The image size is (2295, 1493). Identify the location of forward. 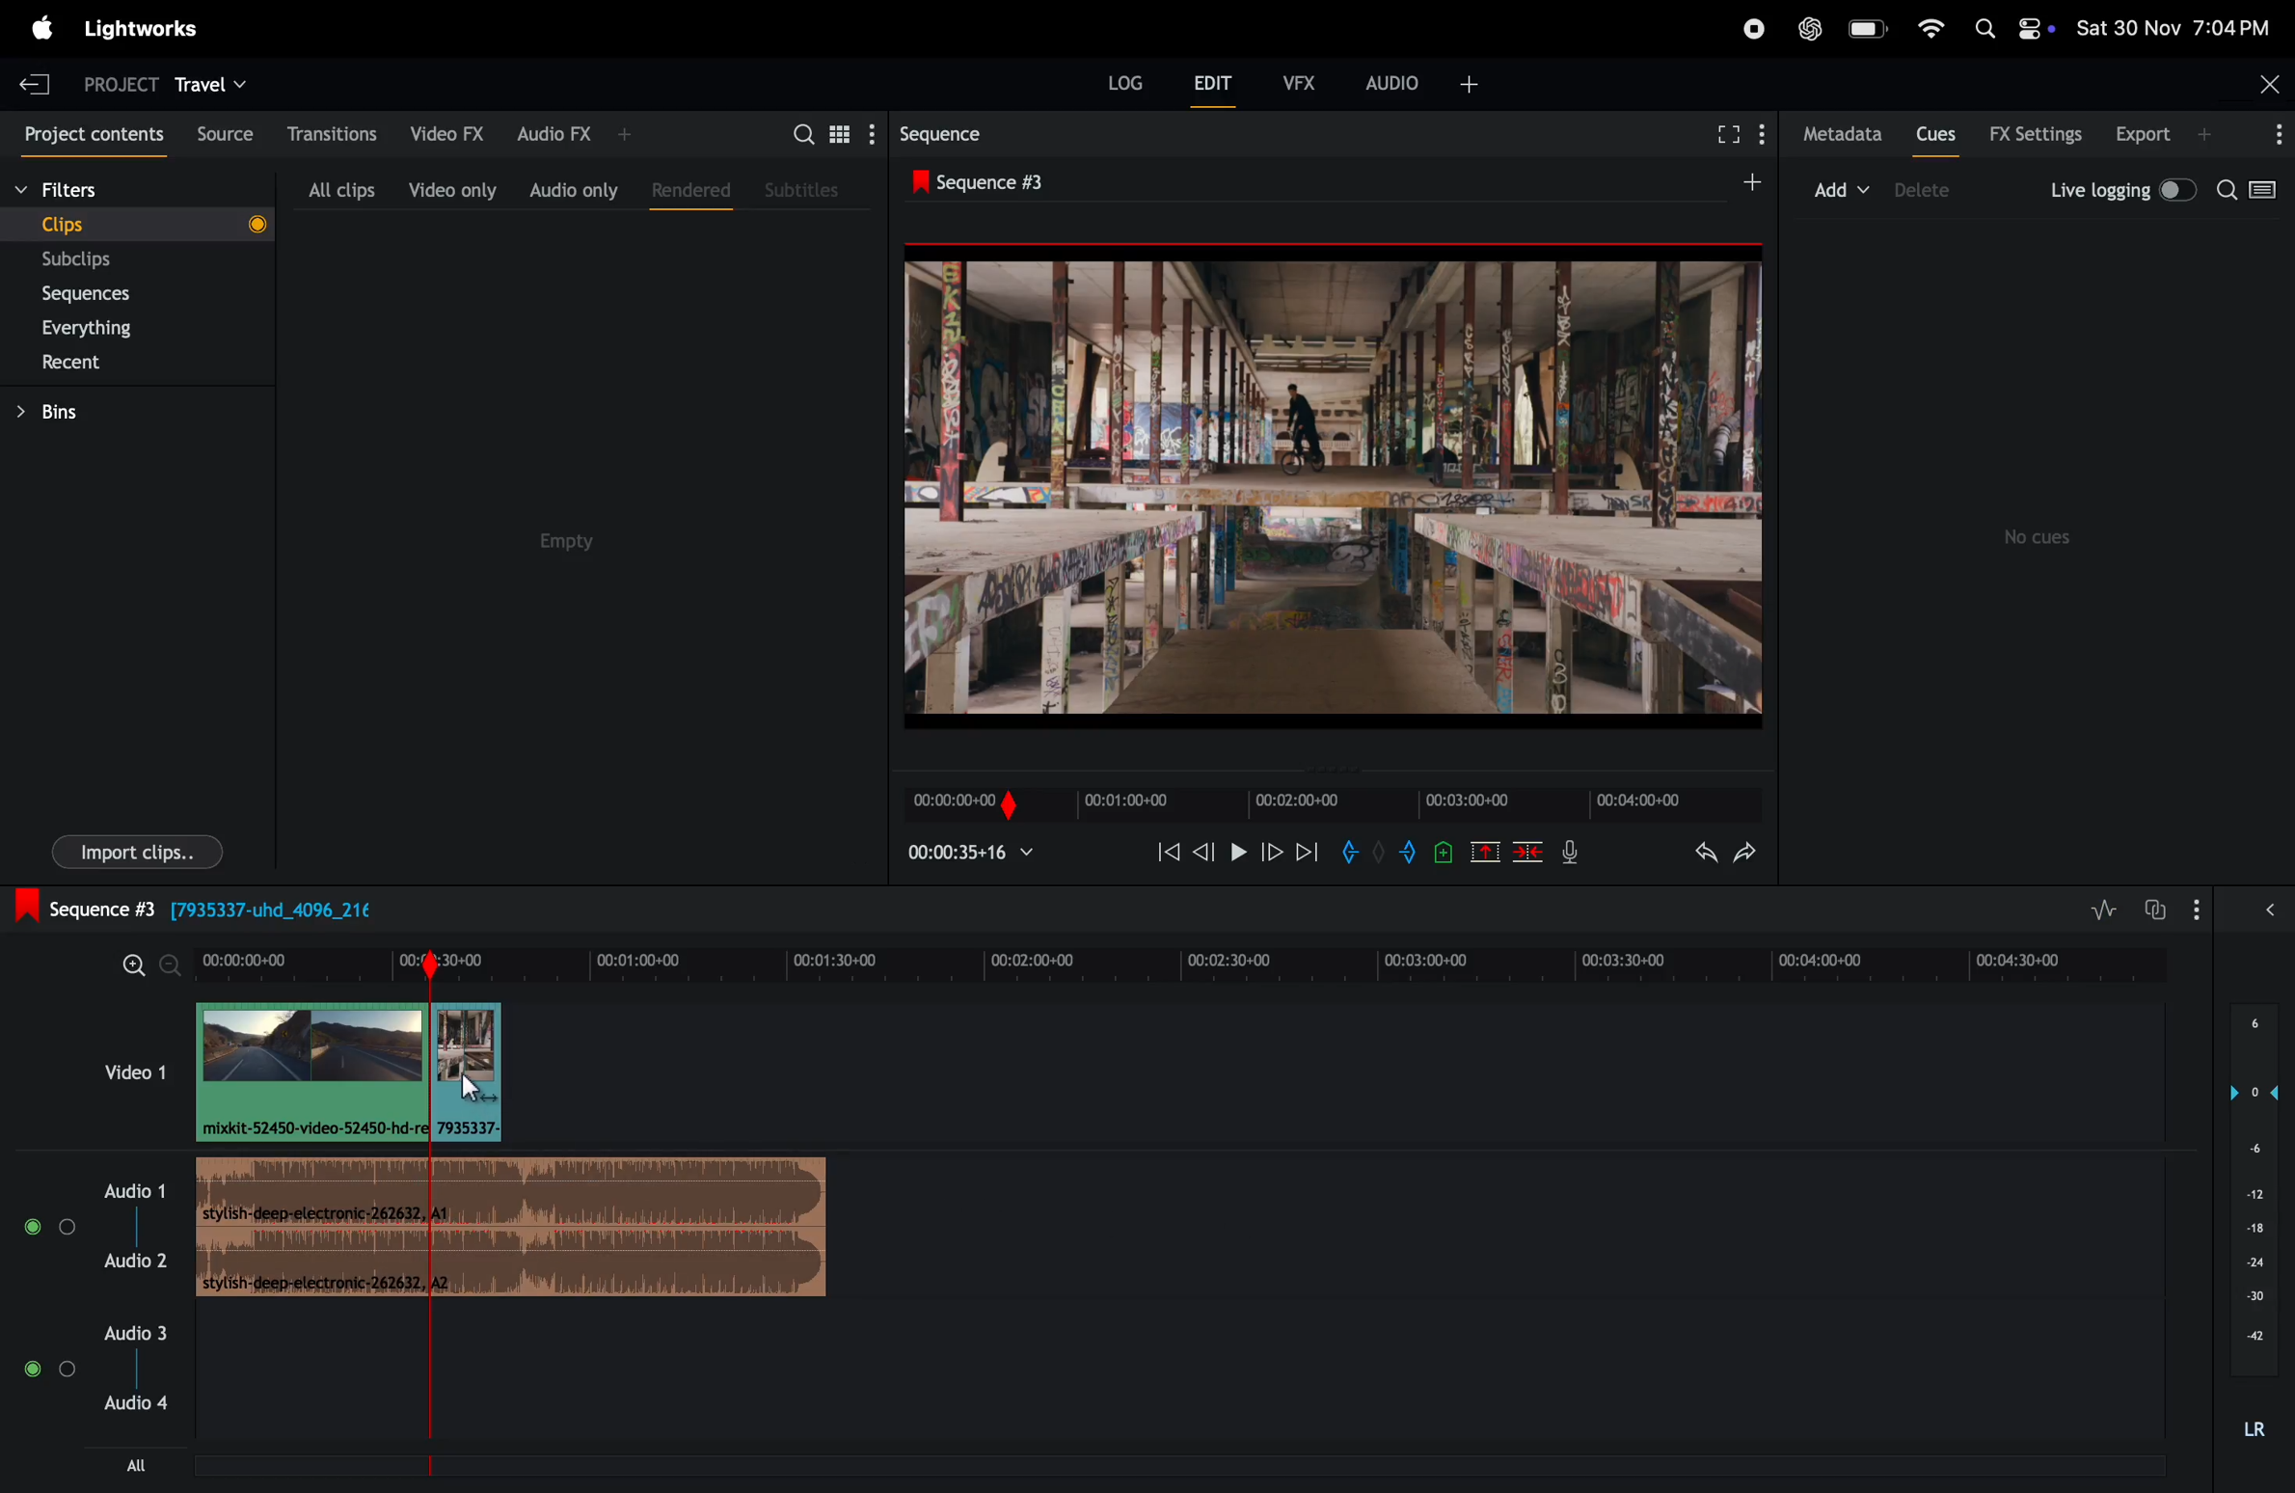
(1271, 855).